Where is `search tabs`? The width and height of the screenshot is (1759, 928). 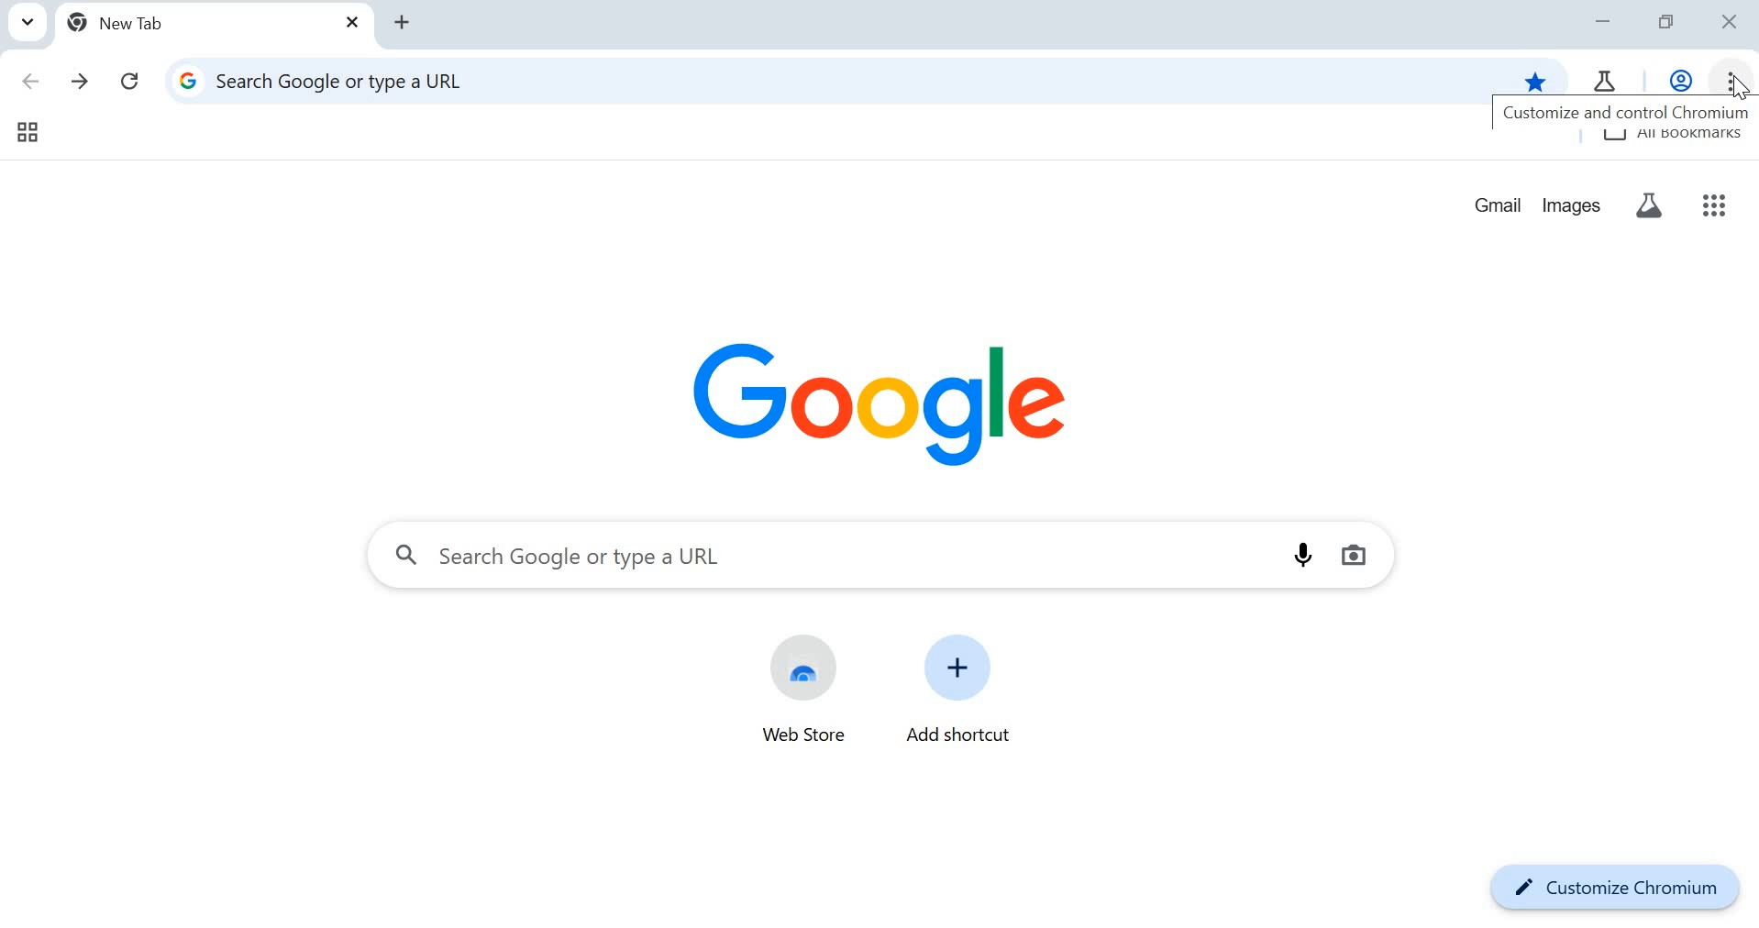 search tabs is located at coordinates (26, 20).